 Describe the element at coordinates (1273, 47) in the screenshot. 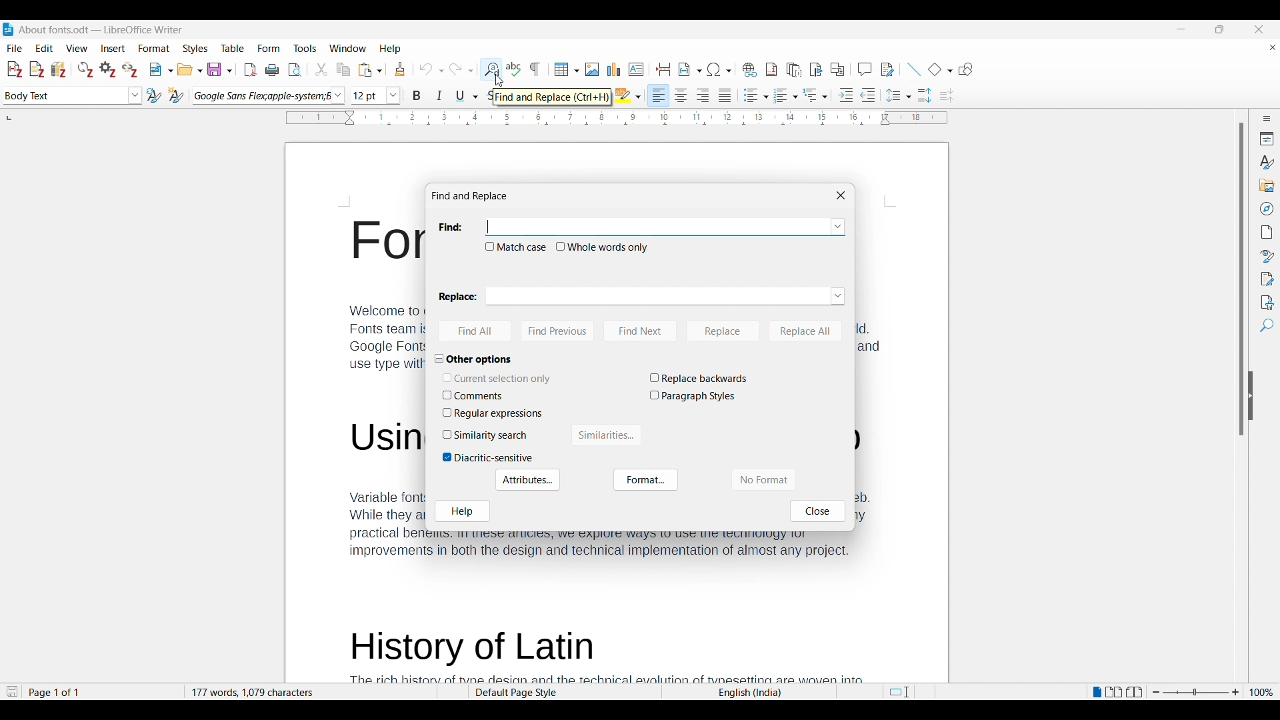

I see `Close document` at that location.